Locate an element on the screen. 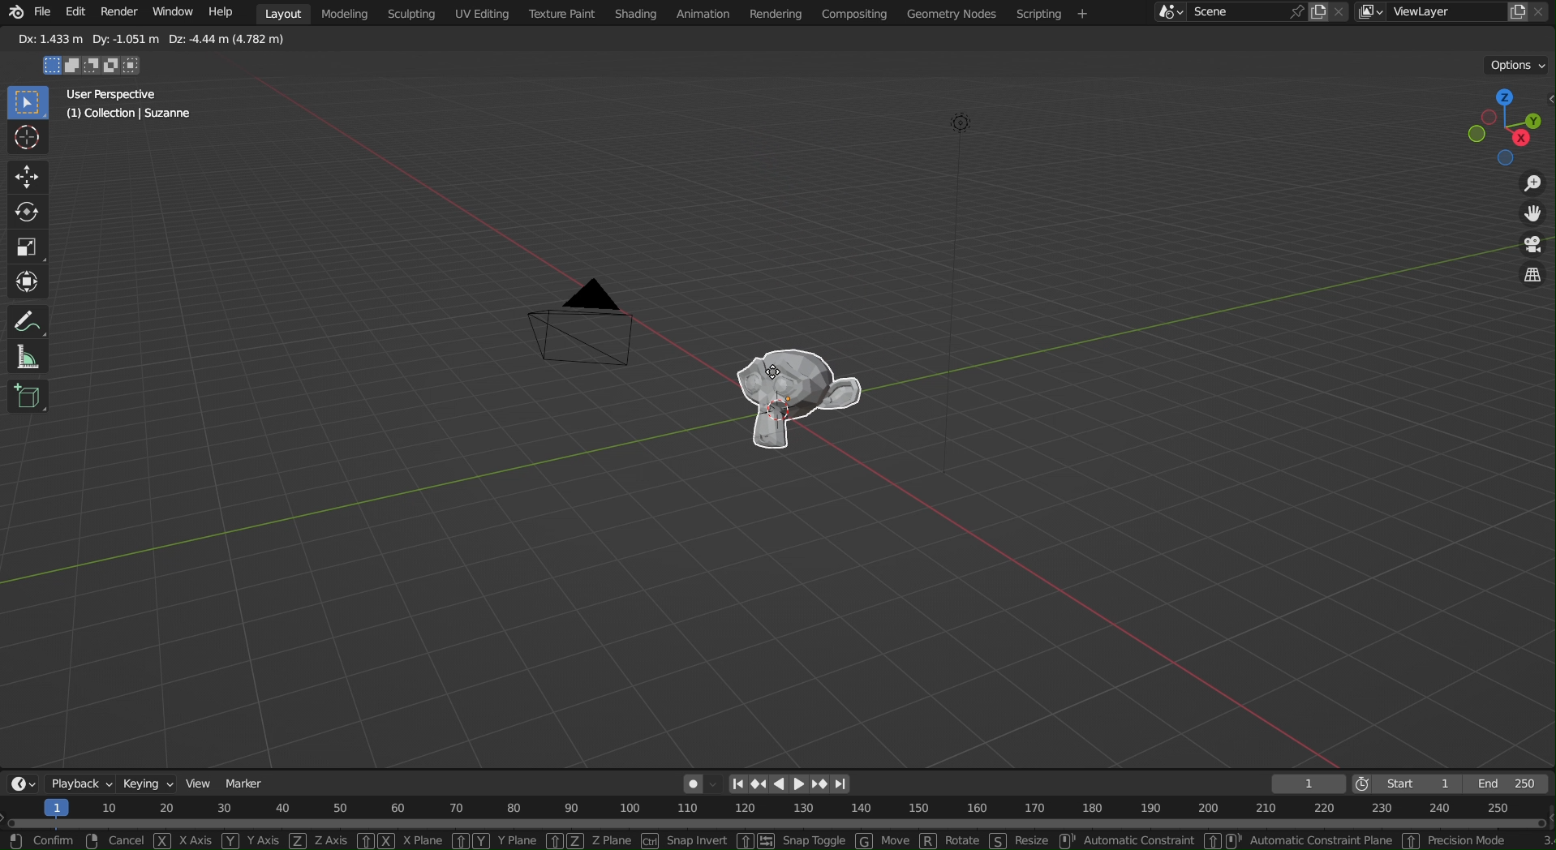 The width and height of the screenshot is (1556, 850). shift and Y is located at coordinates (470, 840).